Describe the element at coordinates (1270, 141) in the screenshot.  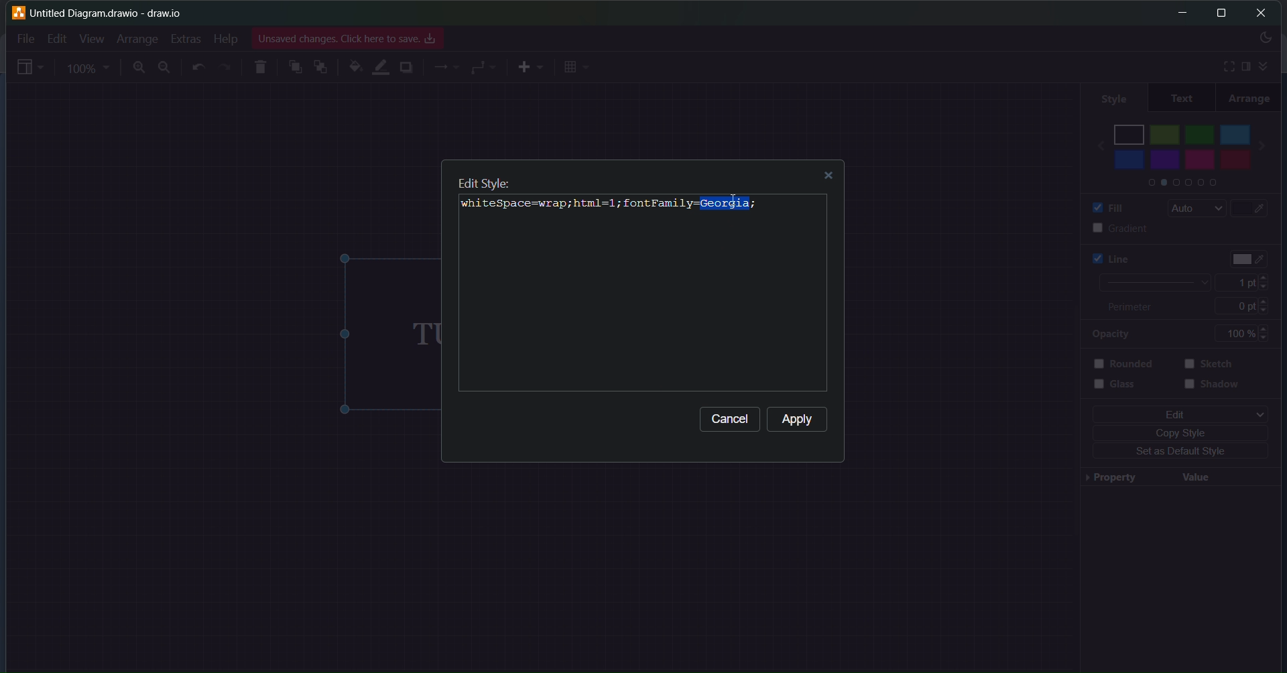
I see `next` at that location.